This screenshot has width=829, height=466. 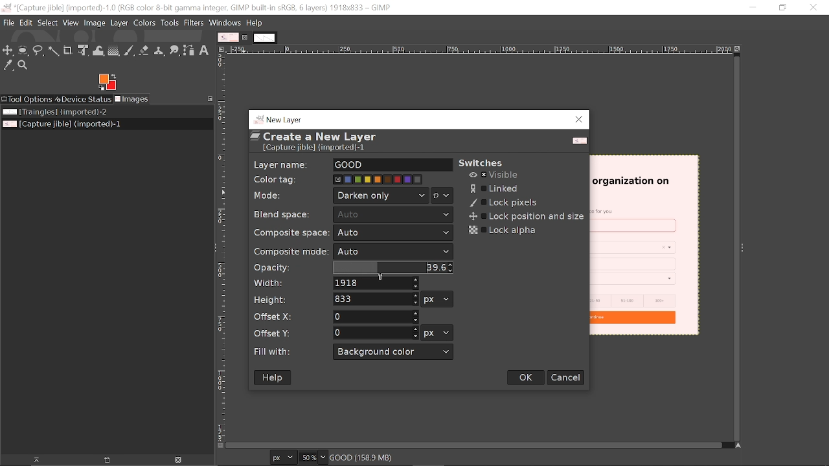 I want to click on Close current tab, so click(x=247, y=38).